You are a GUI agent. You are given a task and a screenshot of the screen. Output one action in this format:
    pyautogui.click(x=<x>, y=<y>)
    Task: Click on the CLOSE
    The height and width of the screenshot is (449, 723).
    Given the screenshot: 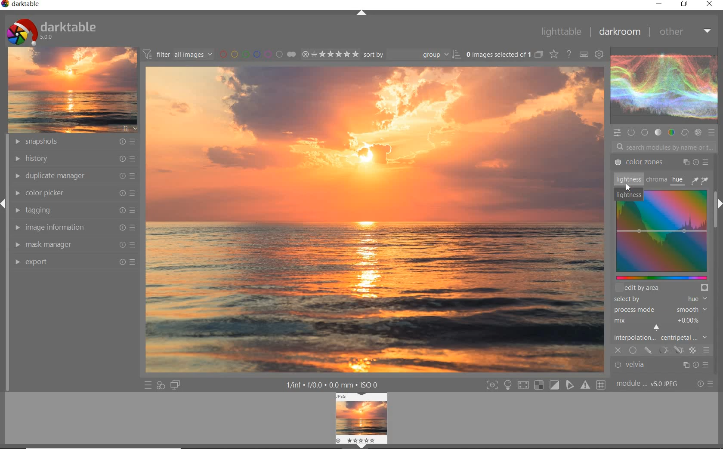 What is the action you would take?
    pyautogui.click(x=618, y=351)
    